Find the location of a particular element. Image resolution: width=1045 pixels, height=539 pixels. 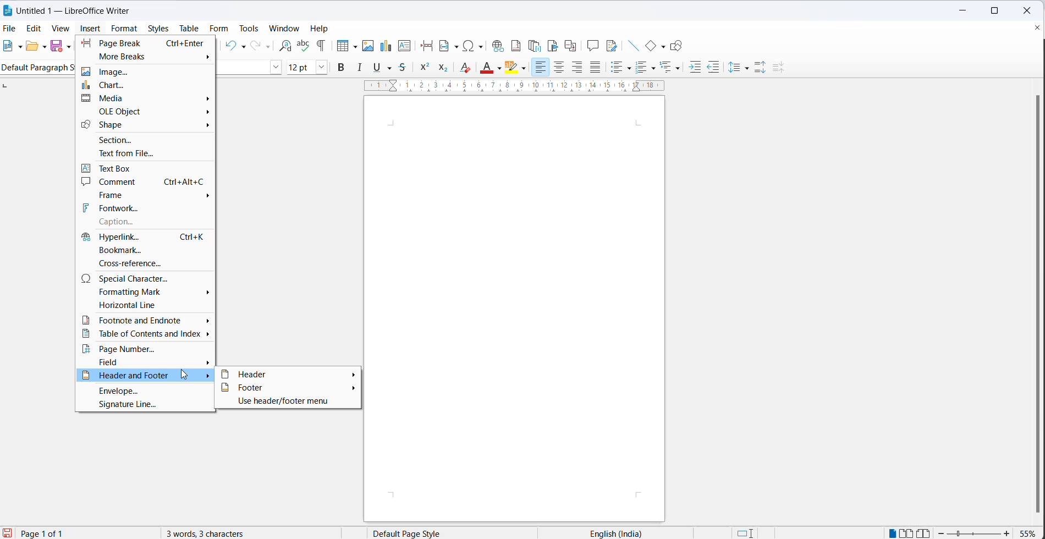

 is located at coordinates (146, 222).